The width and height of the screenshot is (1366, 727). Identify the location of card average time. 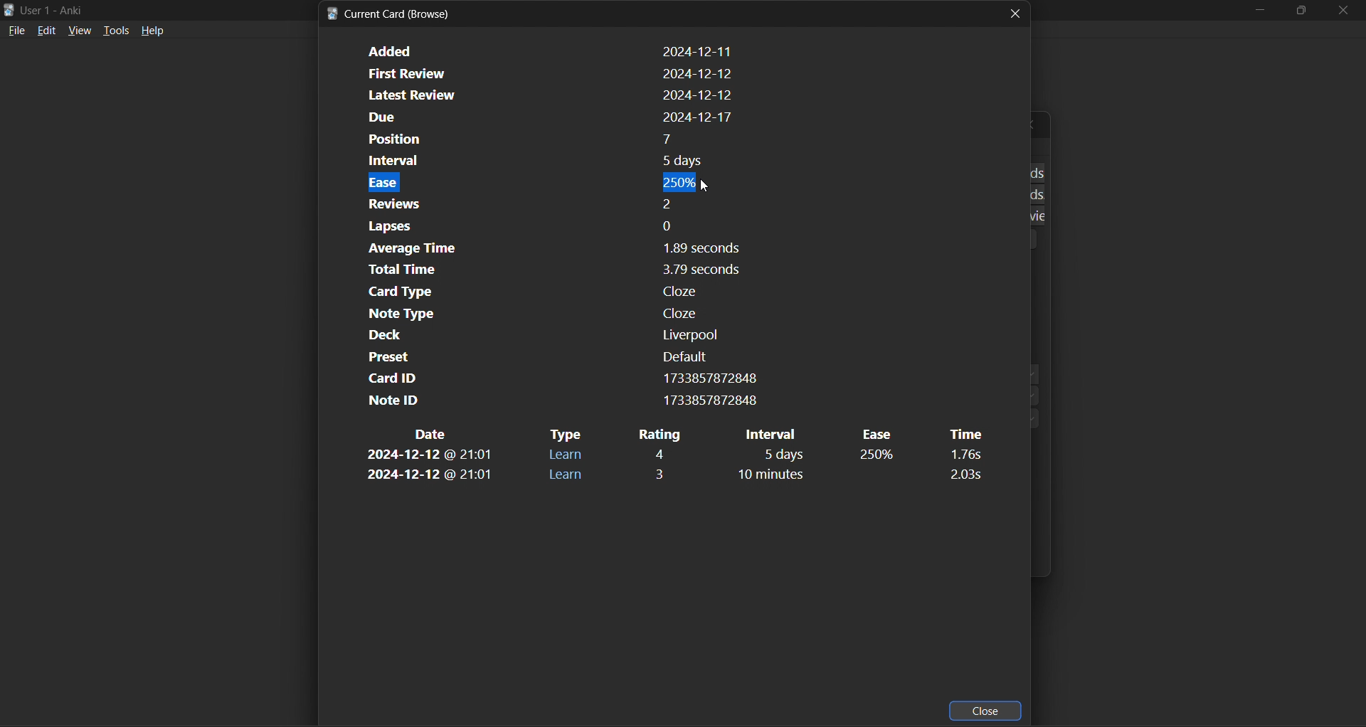
(546, 249).